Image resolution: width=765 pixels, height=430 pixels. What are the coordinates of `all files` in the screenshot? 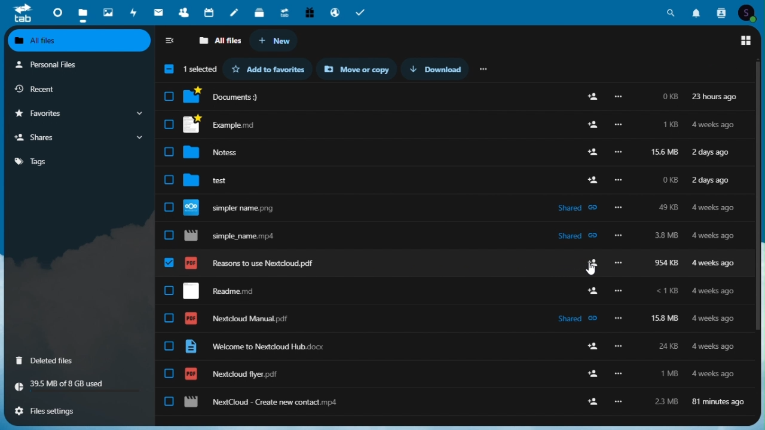 It's located at (80, 41).